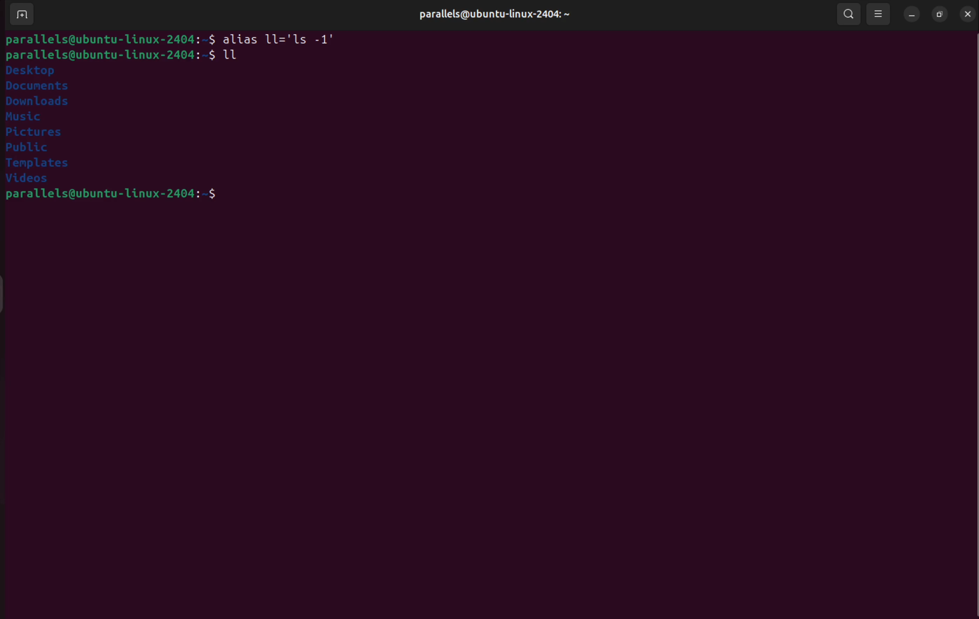 This screenshot has height=619, width=979. Describe the element at coordinates (43, 165) in the screenshot. I see `templates` at that location.